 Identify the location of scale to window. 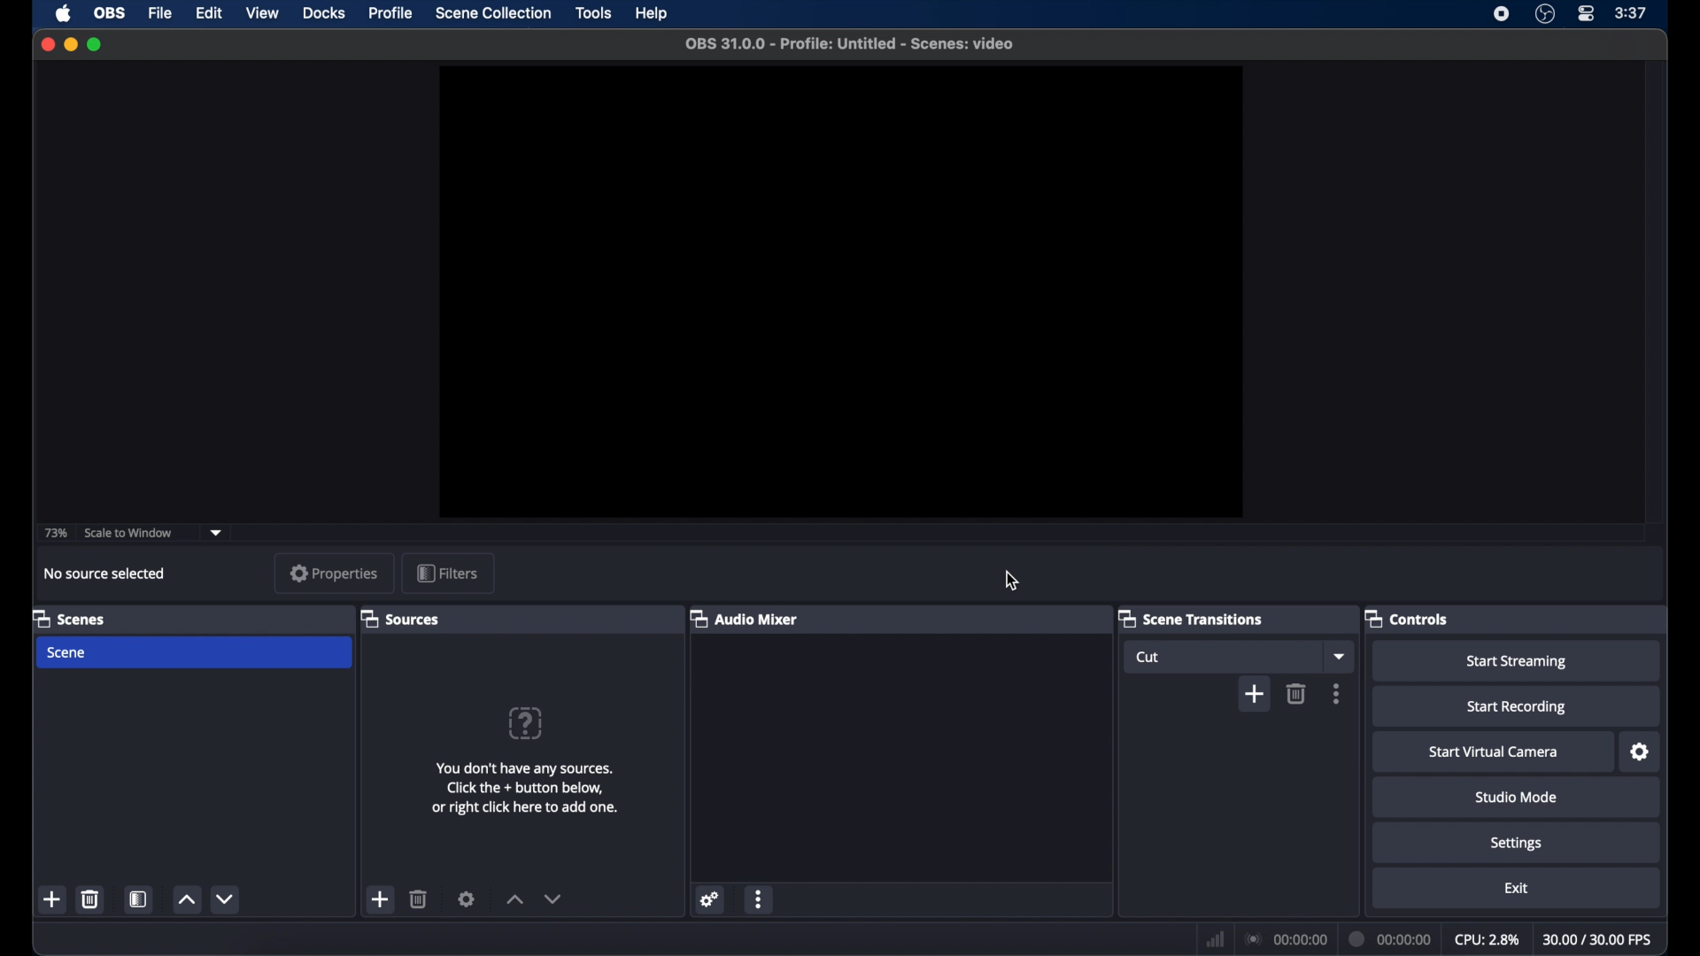
(129, 534).